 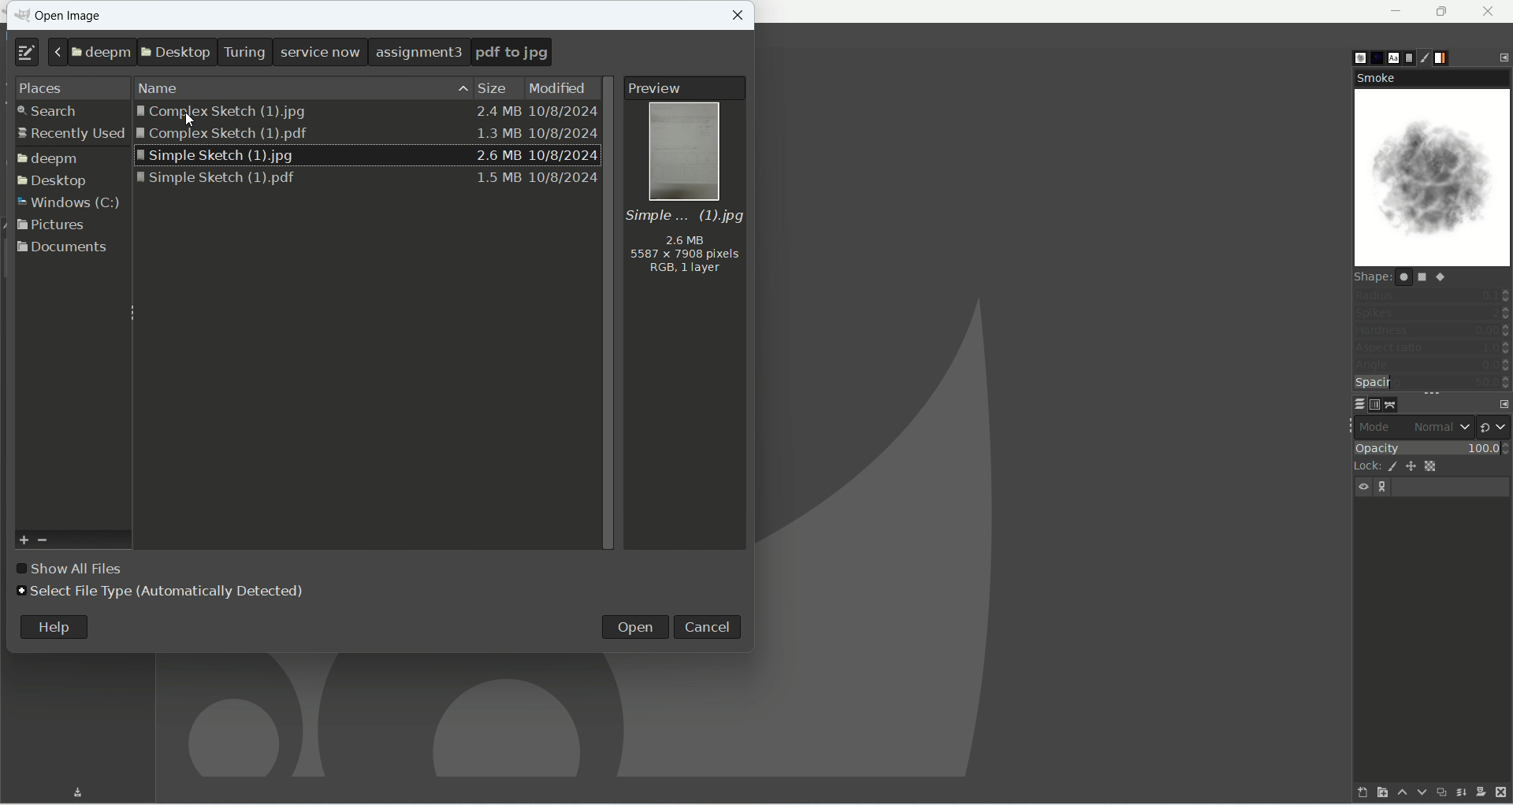 I want to click on pdf to png, so click(x=511, y=53).